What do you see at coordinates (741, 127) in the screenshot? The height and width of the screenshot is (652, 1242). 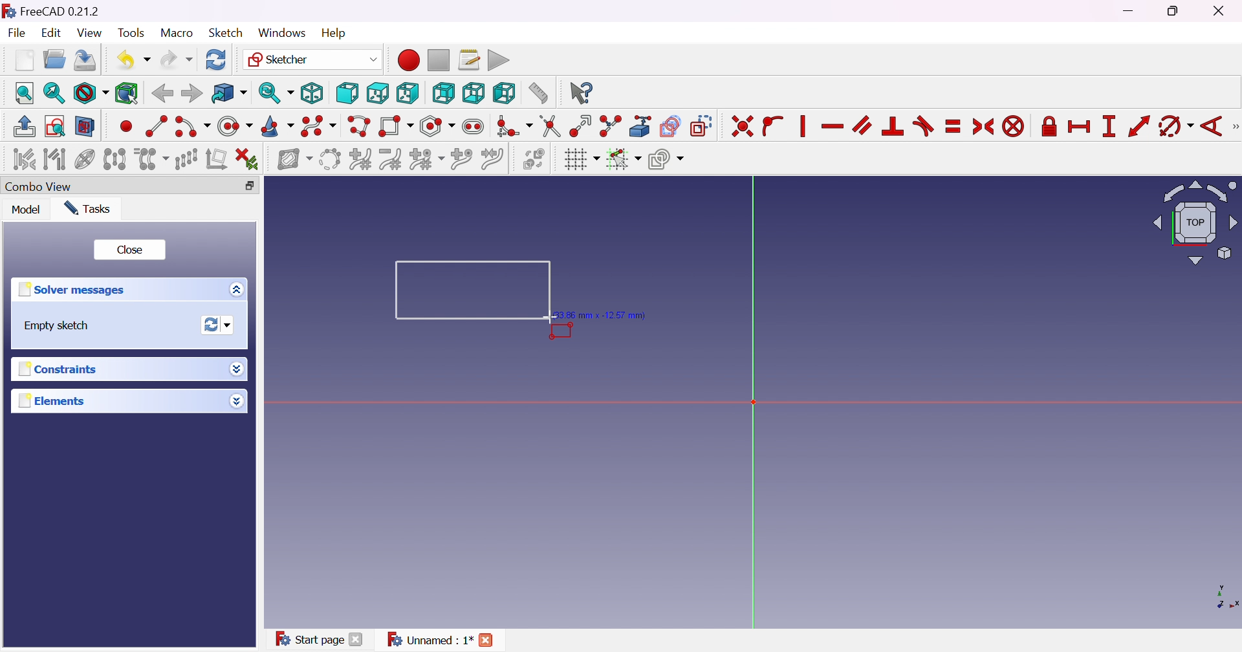 I see `Constrain coincident` at bounding box center [741, 127].